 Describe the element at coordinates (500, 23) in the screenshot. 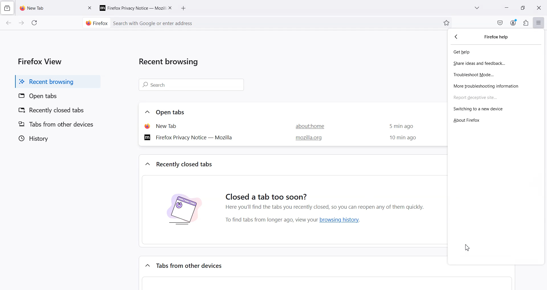

I see `Save to Pocket` at that location.